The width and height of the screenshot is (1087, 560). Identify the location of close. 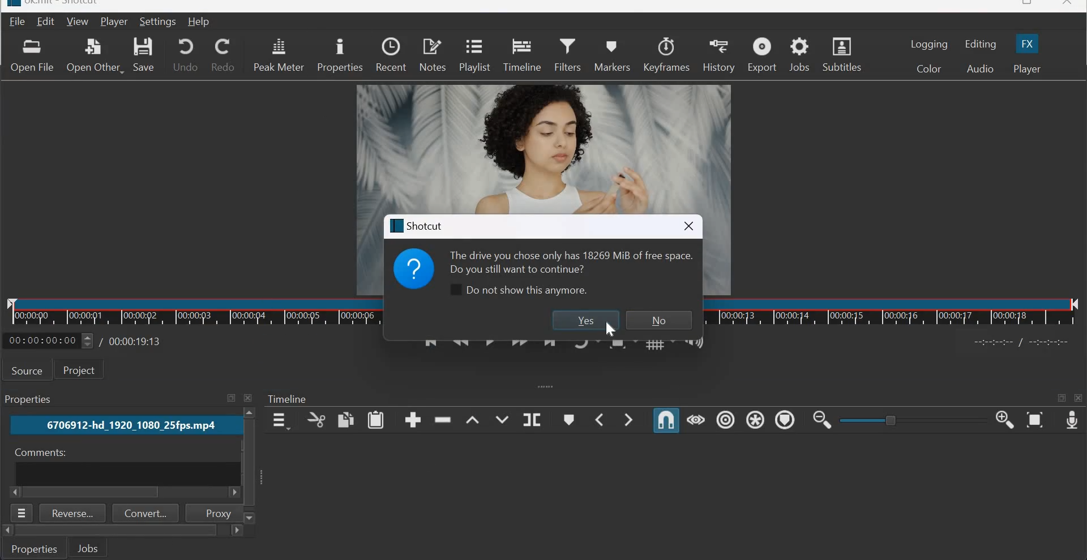
(1079, 398).